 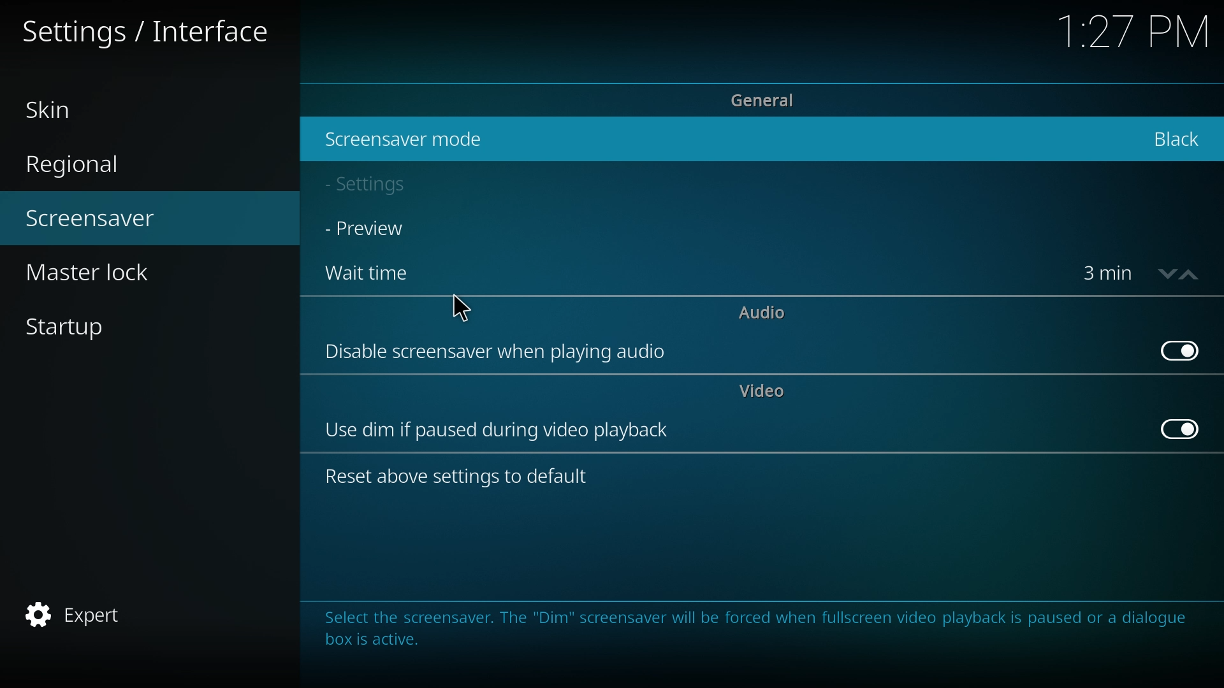 What do you see at coordinates (769, 100) in the screenshot?
I see `general` at bounding box center [769, 100].